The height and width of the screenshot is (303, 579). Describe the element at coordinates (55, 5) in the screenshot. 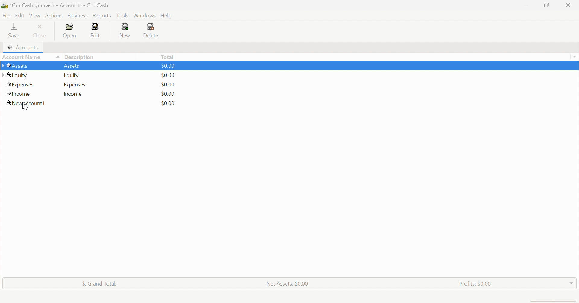

I see `*GnuCash.gnucash - Accounts - GnuCash` at that location.